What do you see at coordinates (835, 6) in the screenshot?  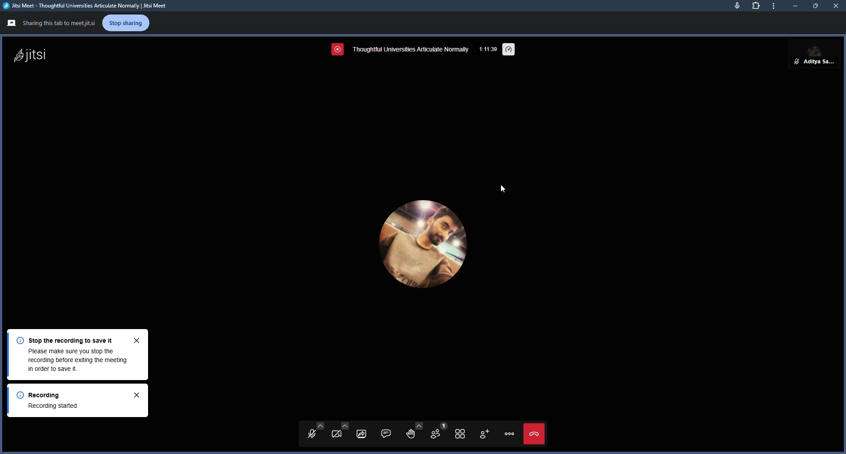 I see `close` at bounding box center [835, 6].